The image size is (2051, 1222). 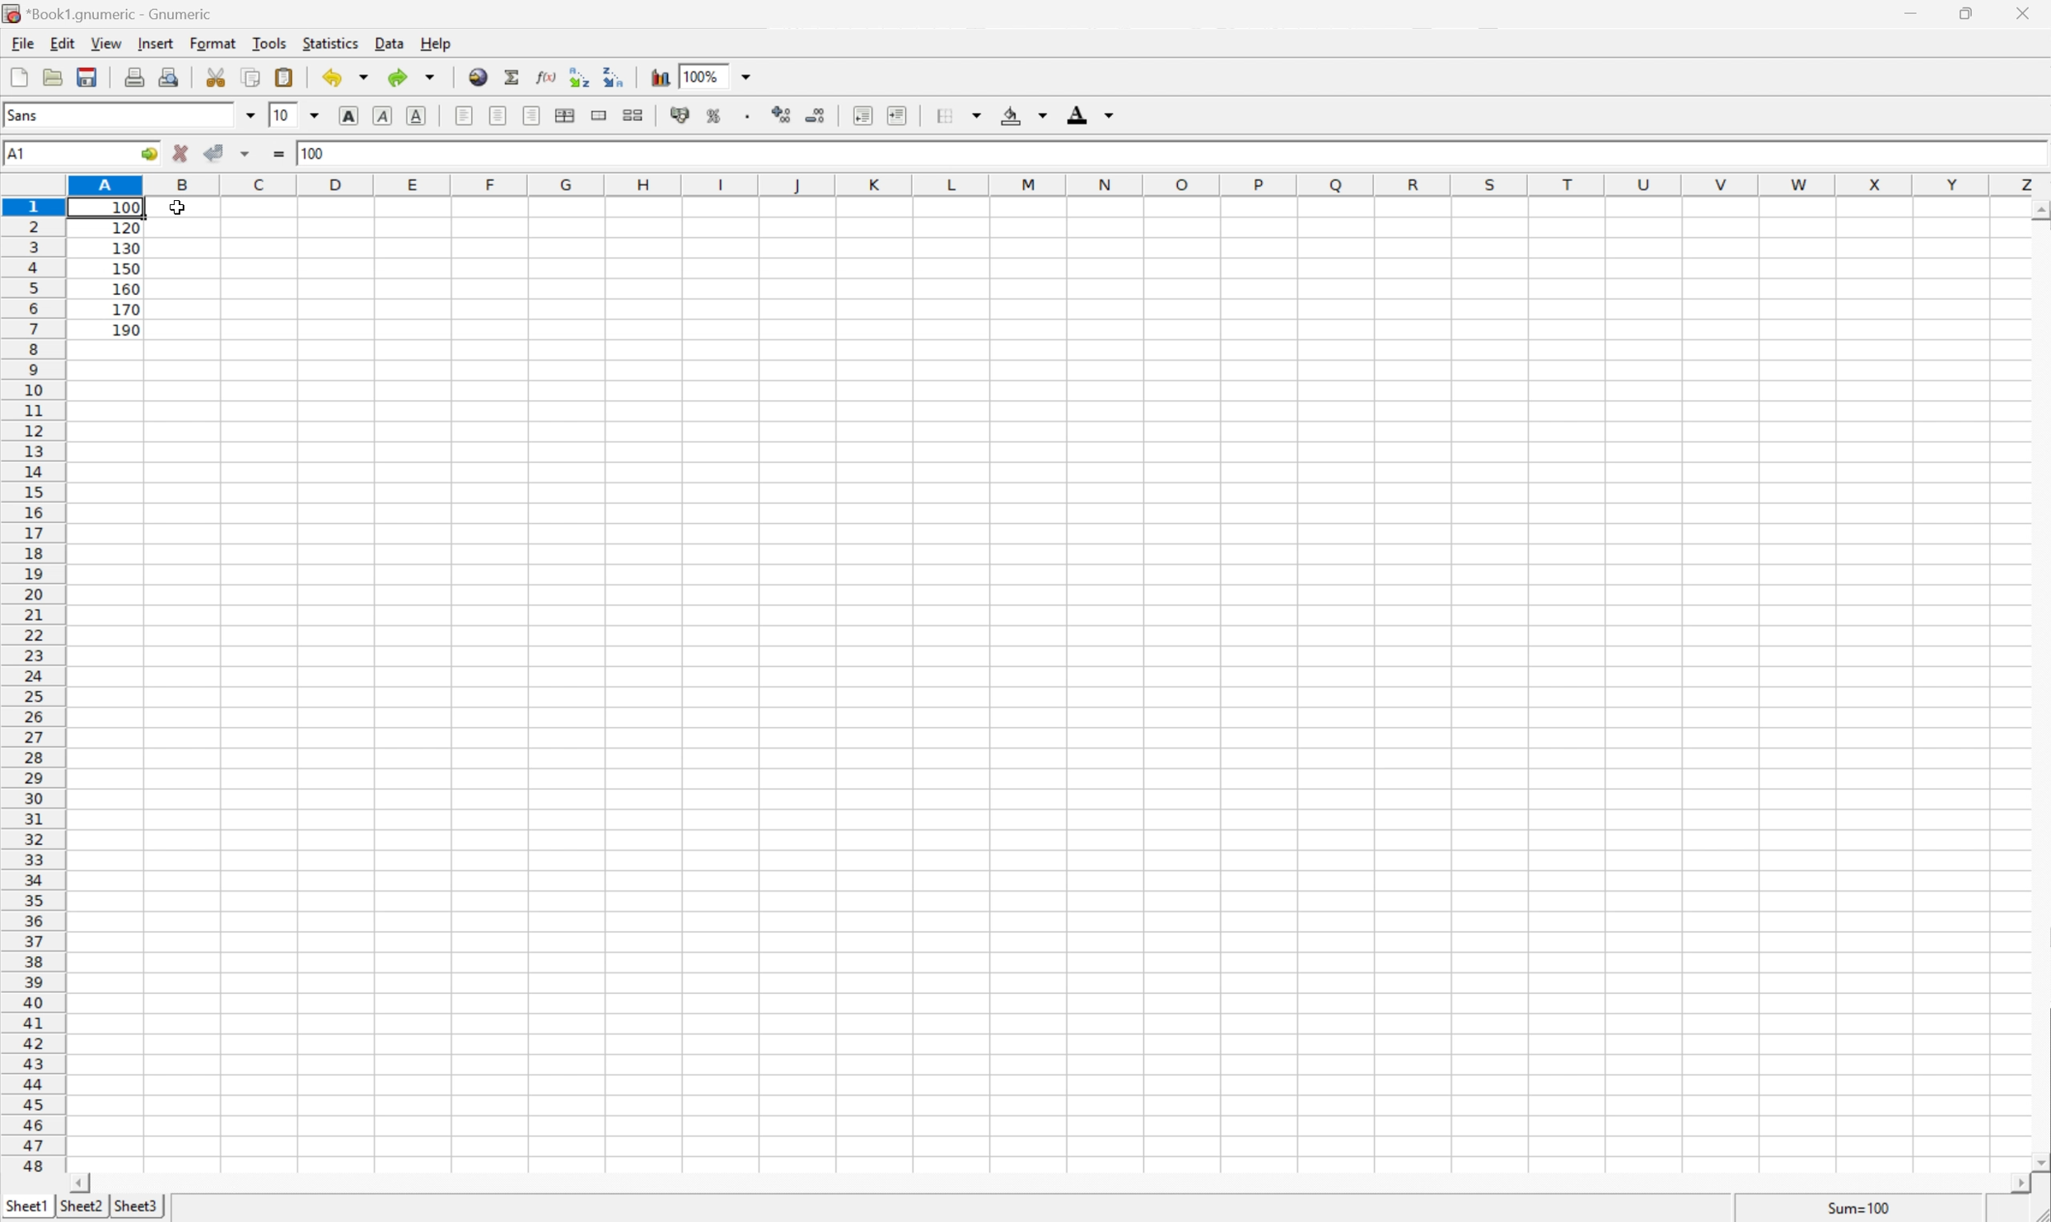 I want to click on Cut selection, so click(x=216, y=77).